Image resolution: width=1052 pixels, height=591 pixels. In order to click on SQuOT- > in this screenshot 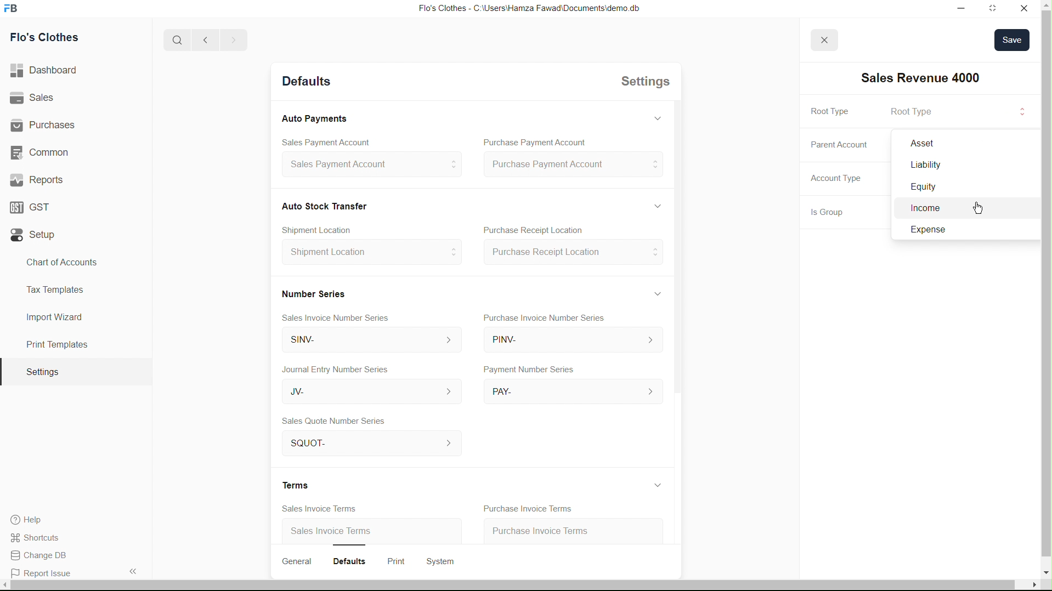, I will do `click(374, 444)`.